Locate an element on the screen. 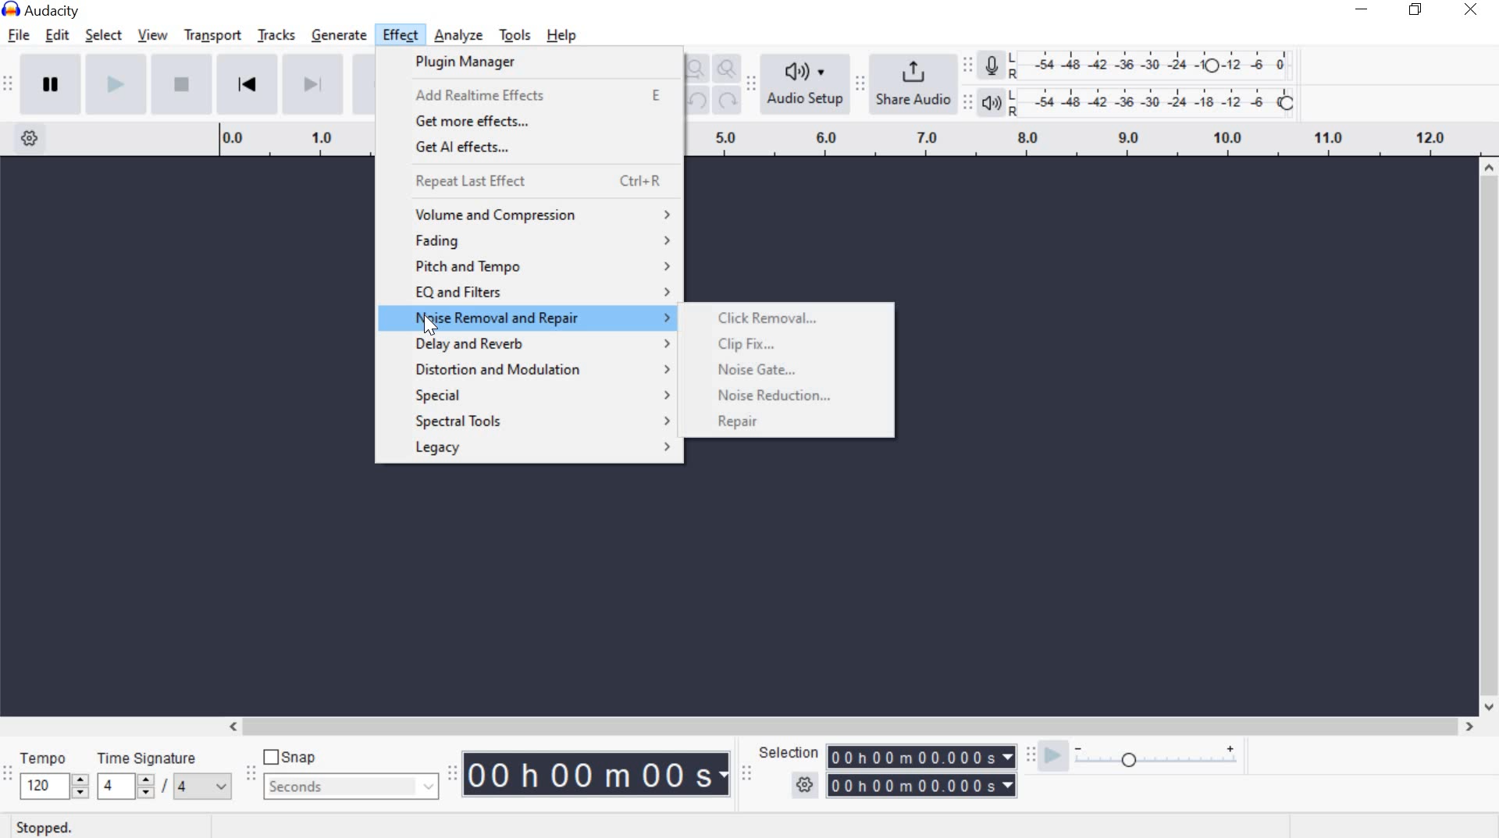 The height and width of the screenshot is (838, 1499). Audacity Time is located at coordinates (598, 773).